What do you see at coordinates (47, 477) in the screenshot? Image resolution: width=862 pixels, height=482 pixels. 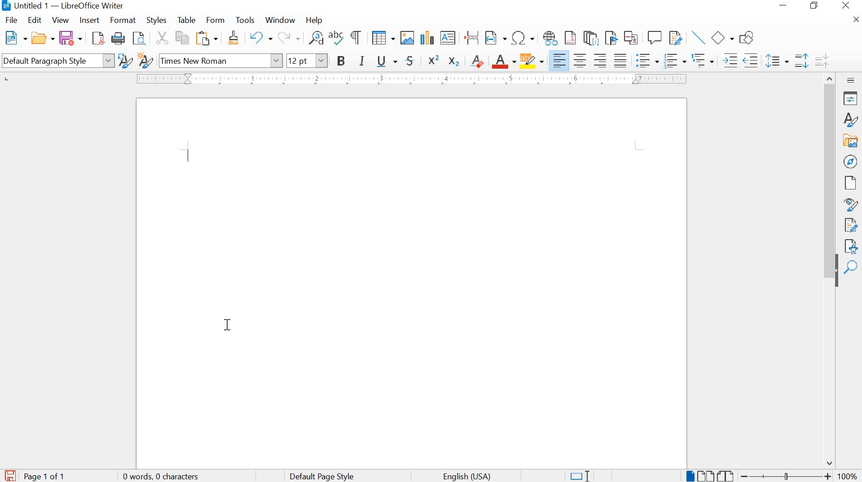 I see `PAGE 1 OF 1` at bounding box center [47, 477].